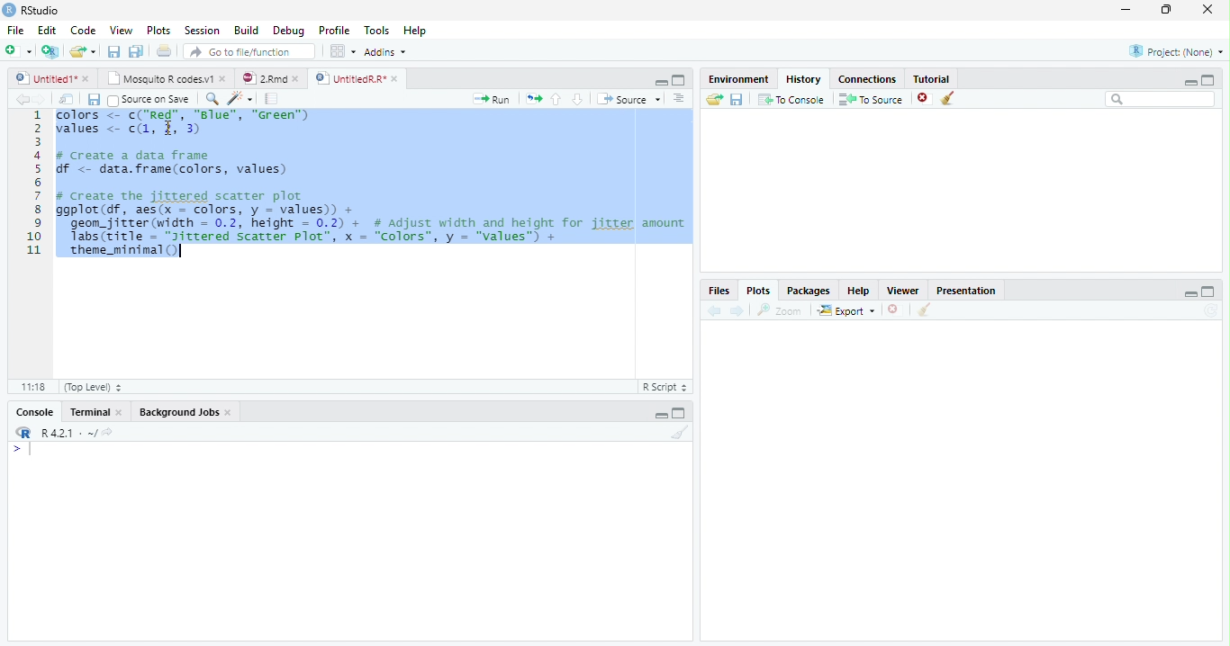 The width and height of the screenshot is (1230, 646). I want to click on Clear all history entries, so click(950, 98).